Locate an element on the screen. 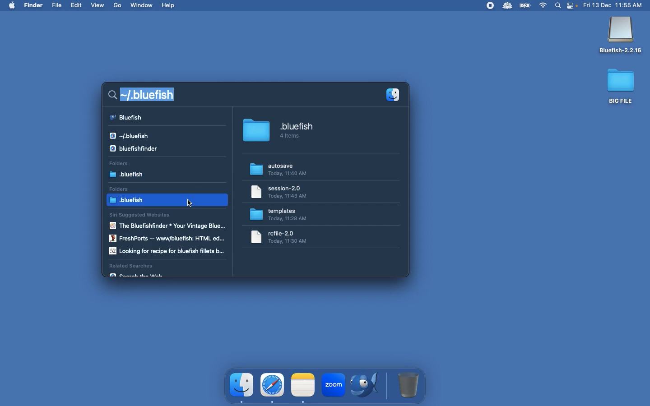 This screenshot has width=650, height=406. Edit is located at coordinates (77, 5).